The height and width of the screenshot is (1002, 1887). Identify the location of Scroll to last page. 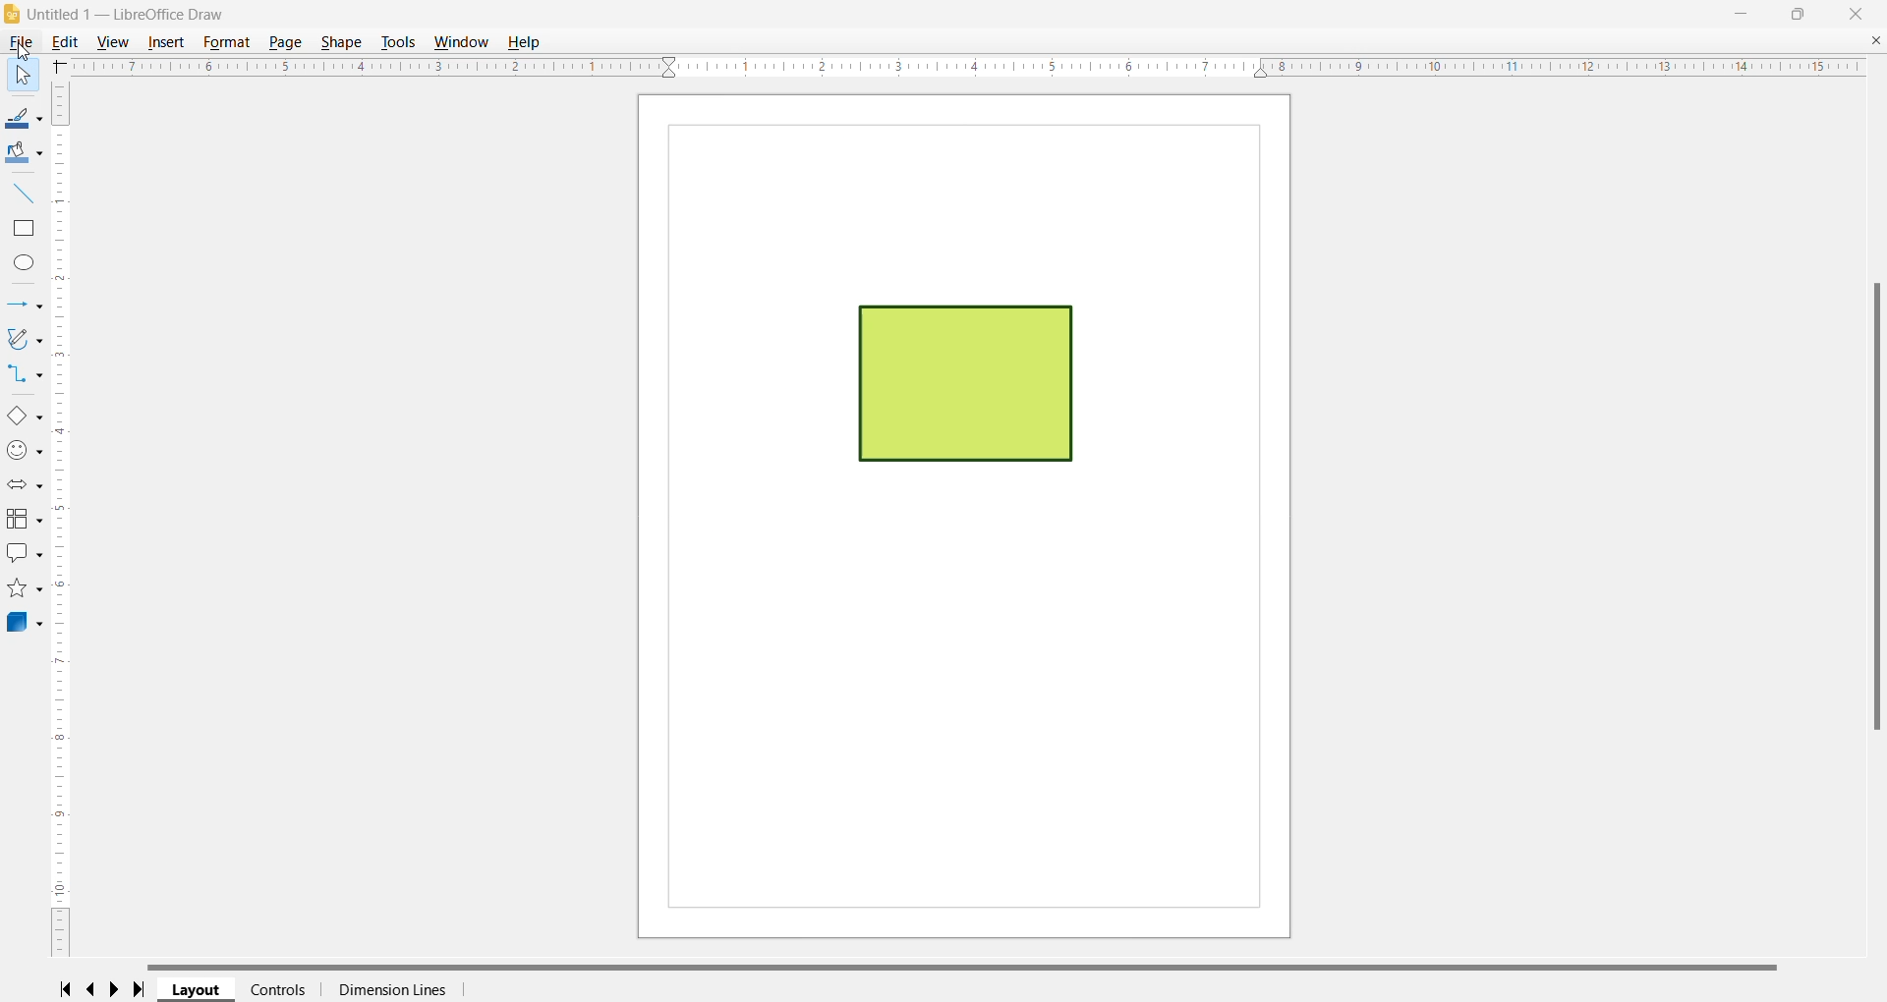
(144, 990).